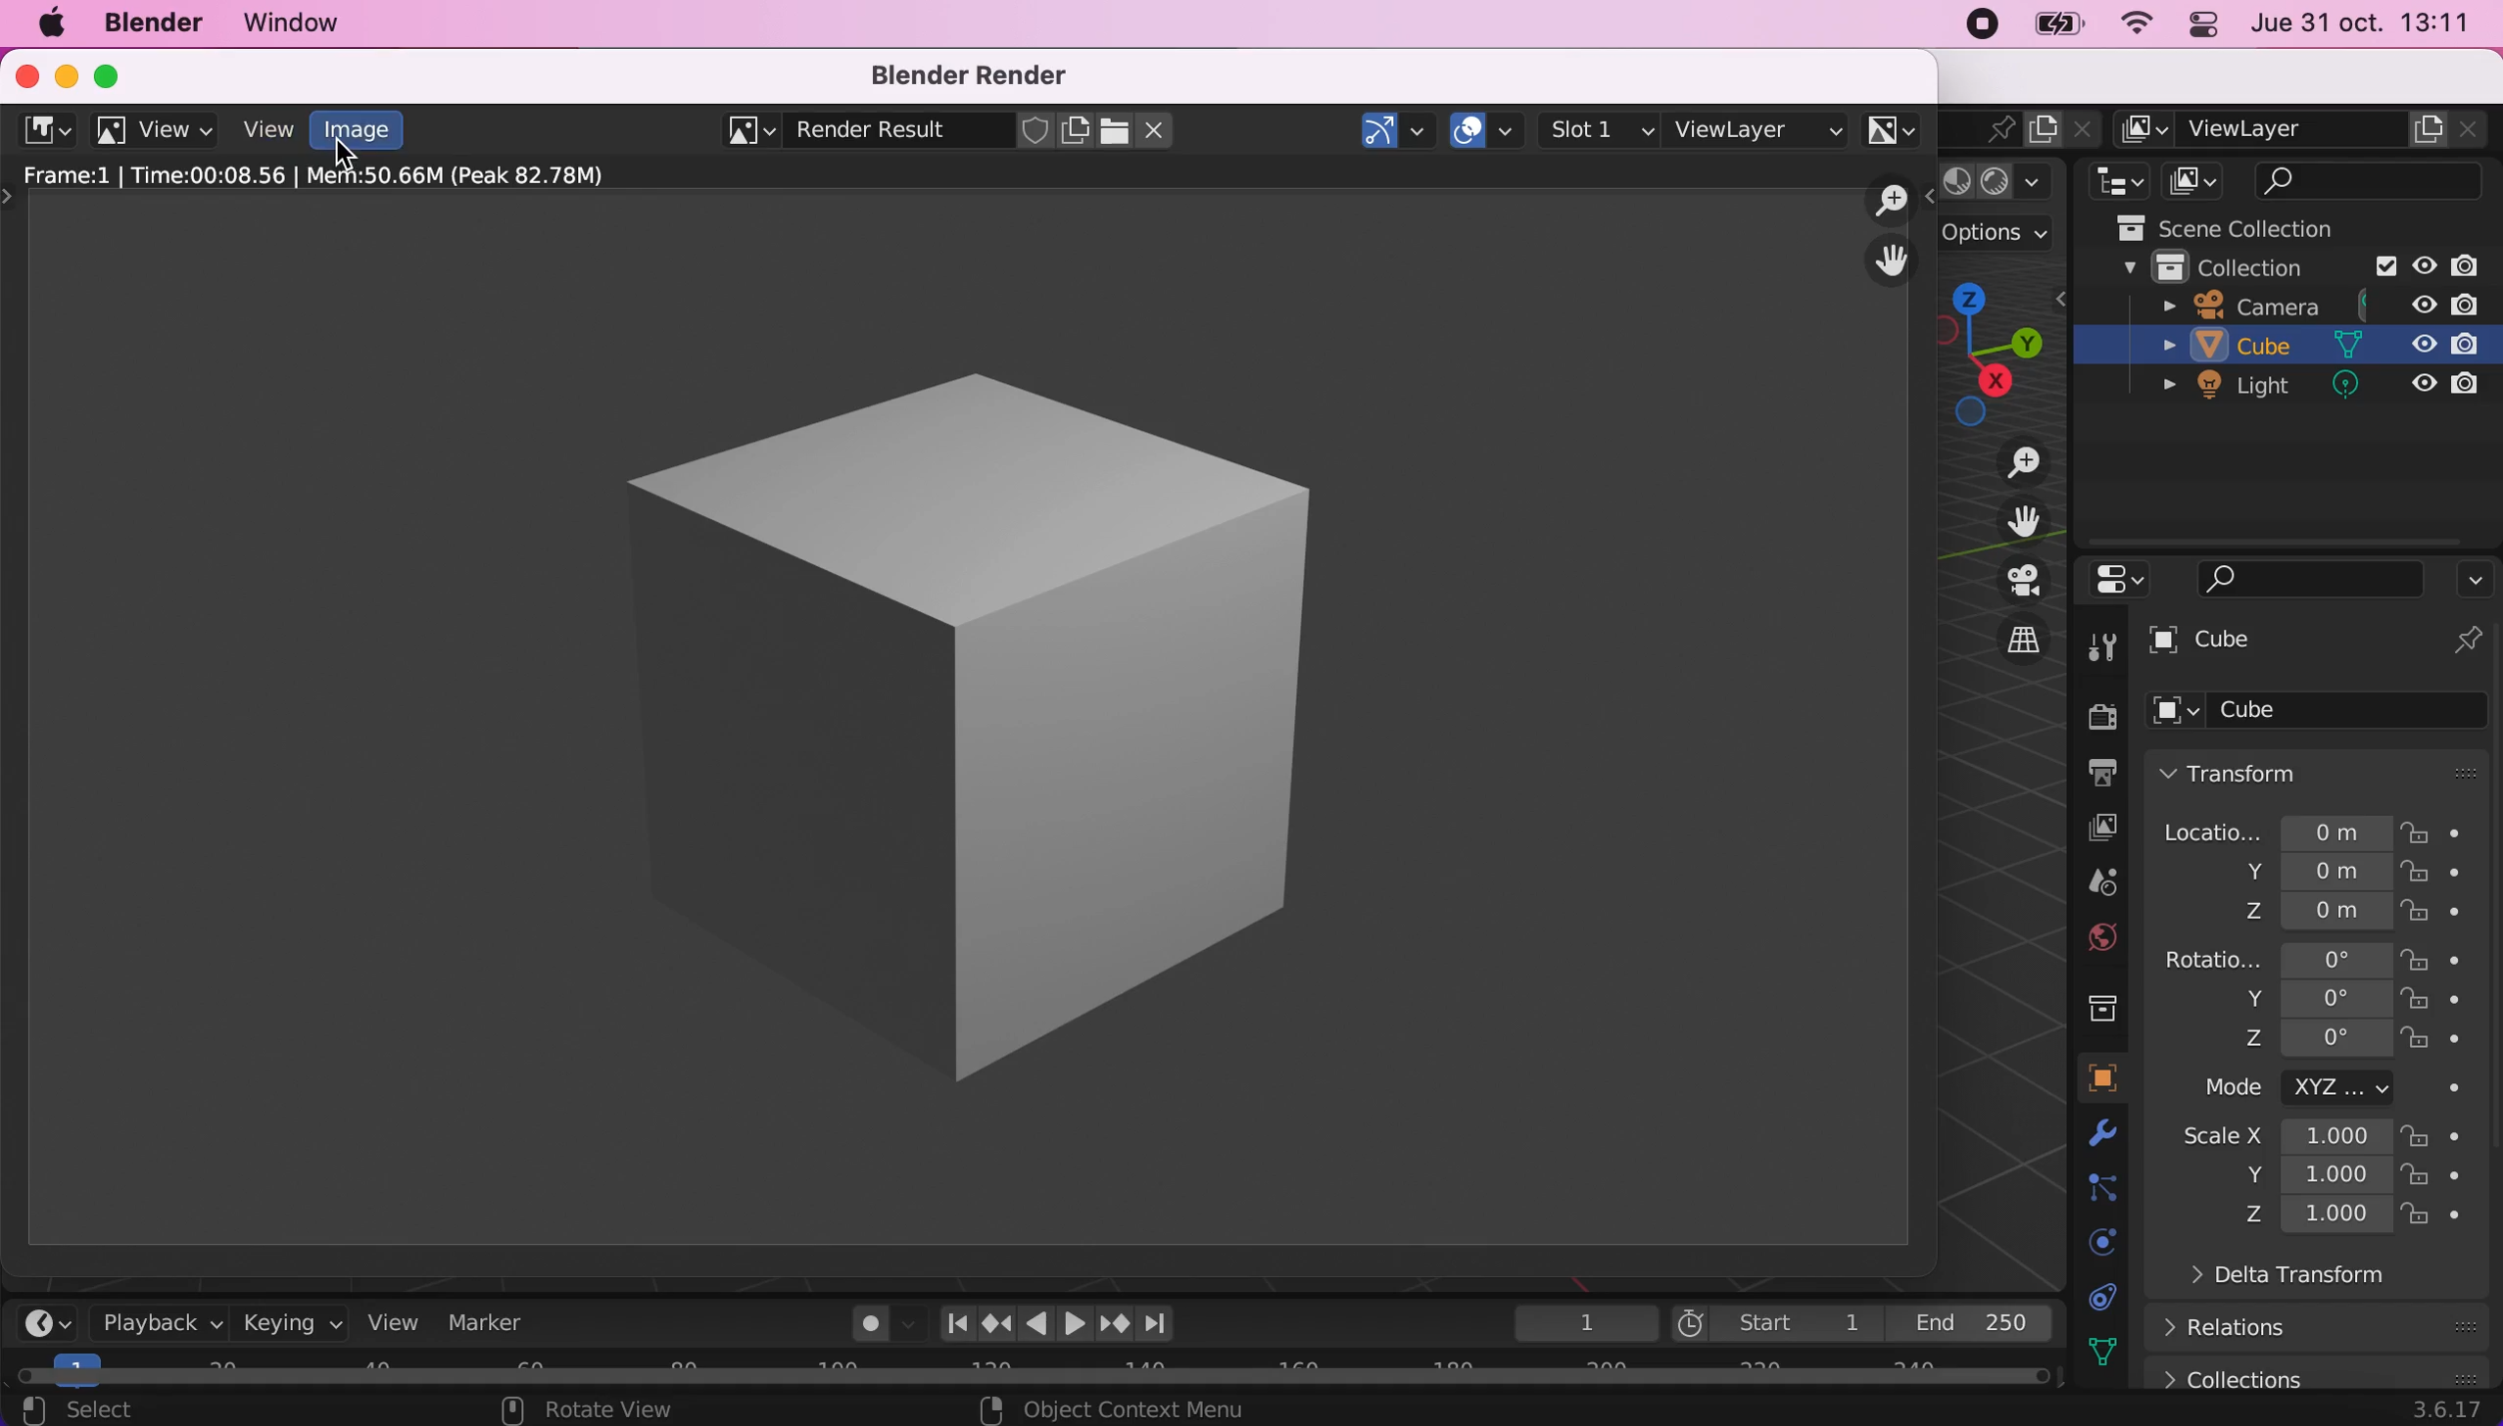 This screenshot has width=2503, height=1426. What do you see at coordinates (2274, 957) in the screenshot?
I see `rotation` at bounding box center [2274, 957].